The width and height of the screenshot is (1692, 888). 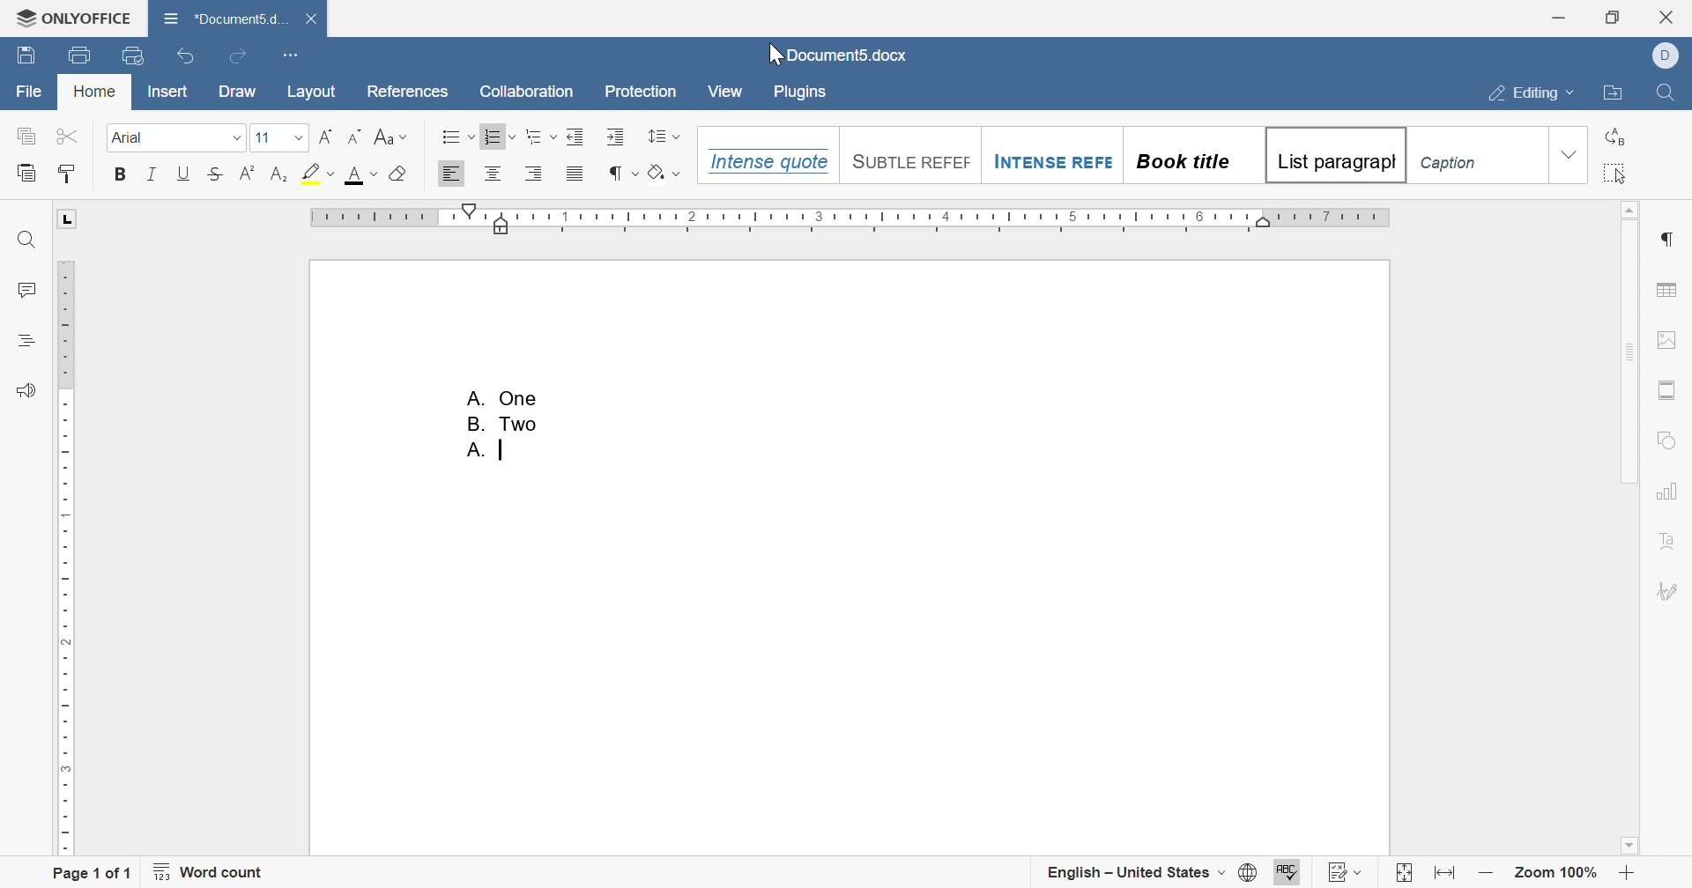 I want to click on replace, so click(x=1616, y=137).